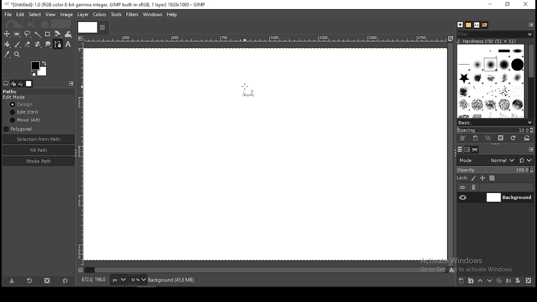  I want to click on file, so click(8, 15).